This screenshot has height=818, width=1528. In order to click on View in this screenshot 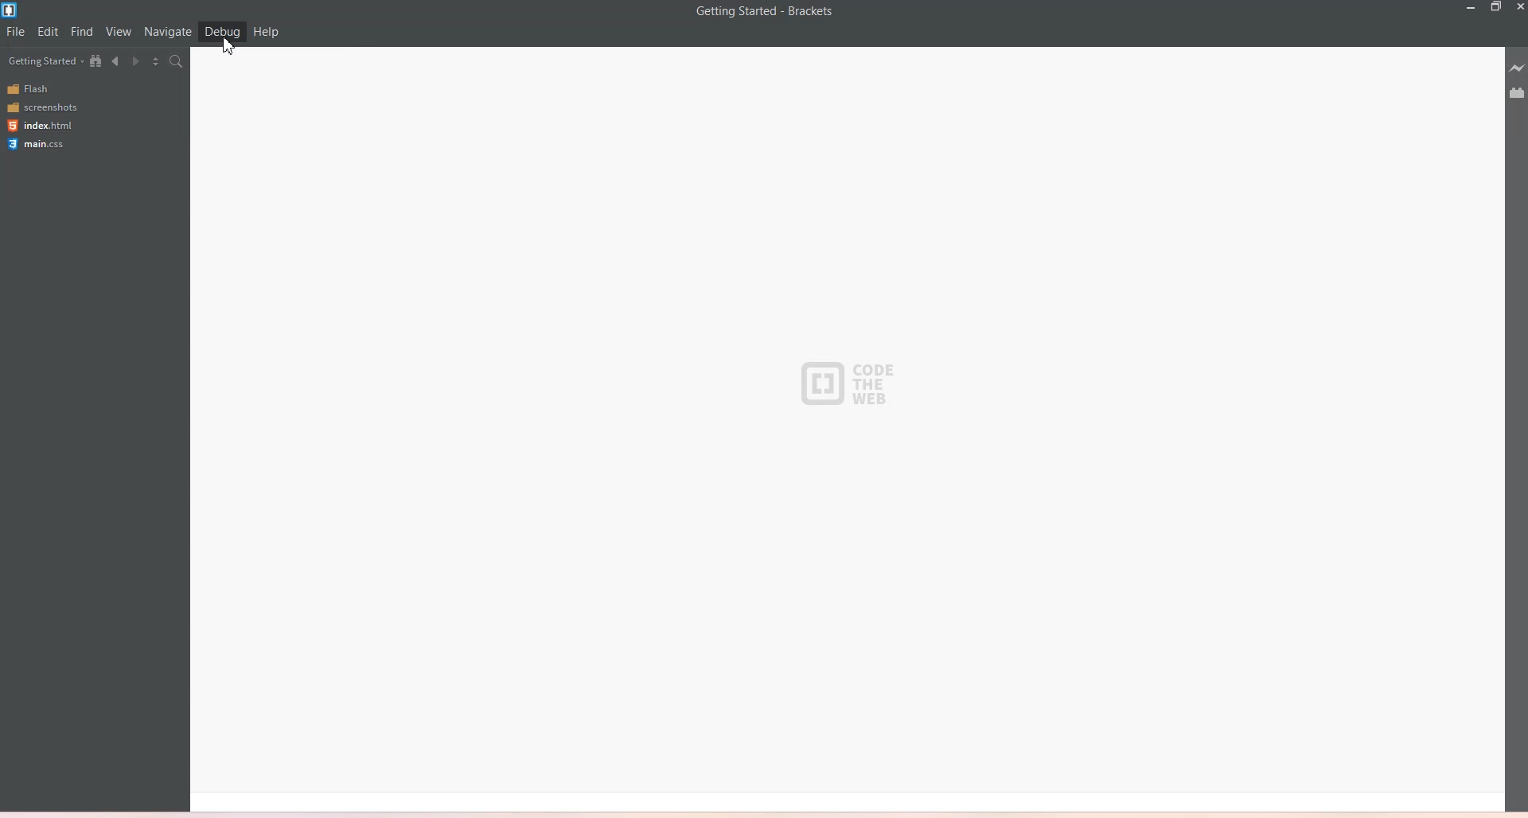, I will do `click(119, 32)`.